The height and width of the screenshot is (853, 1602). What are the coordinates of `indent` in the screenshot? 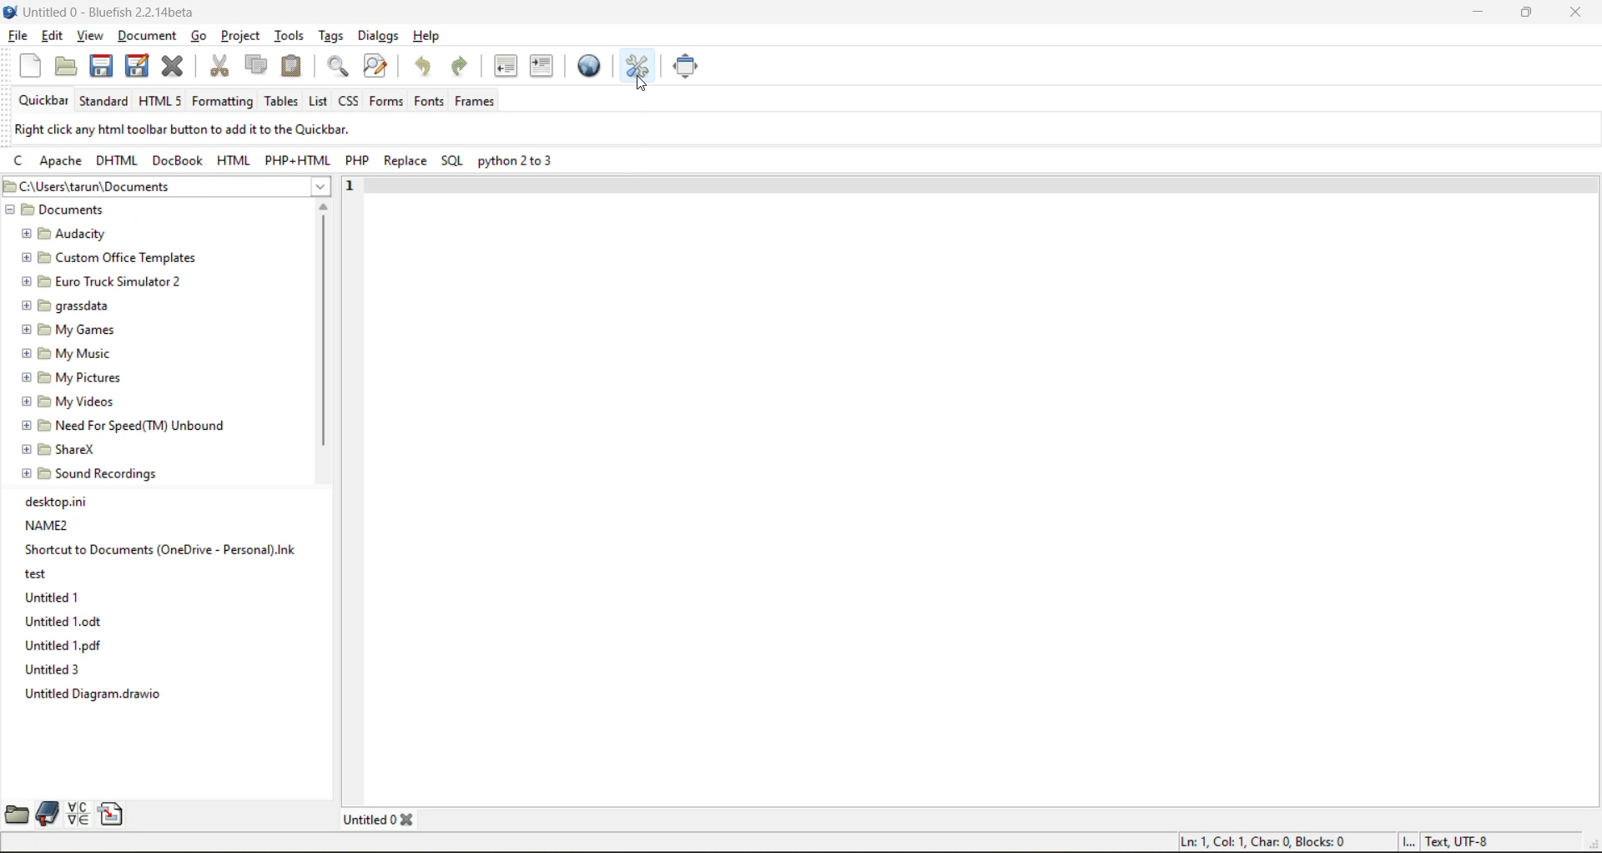 It's located at (543, 68).